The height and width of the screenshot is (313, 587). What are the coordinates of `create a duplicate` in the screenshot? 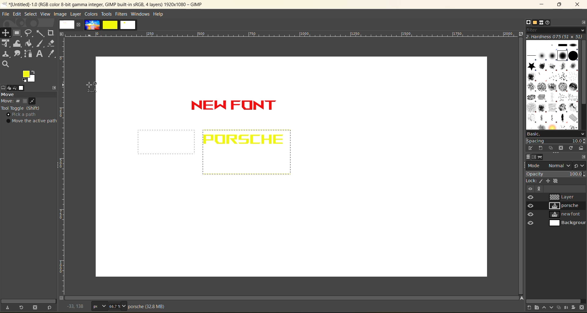 It's located at (559, 307).